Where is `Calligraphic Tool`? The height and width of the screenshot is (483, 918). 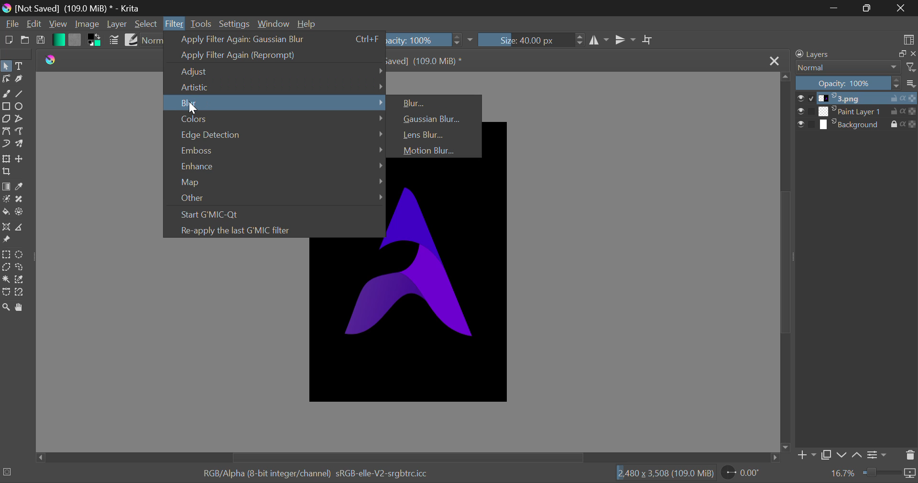
Calligraphic Tool is located at coordinates (19, 80).